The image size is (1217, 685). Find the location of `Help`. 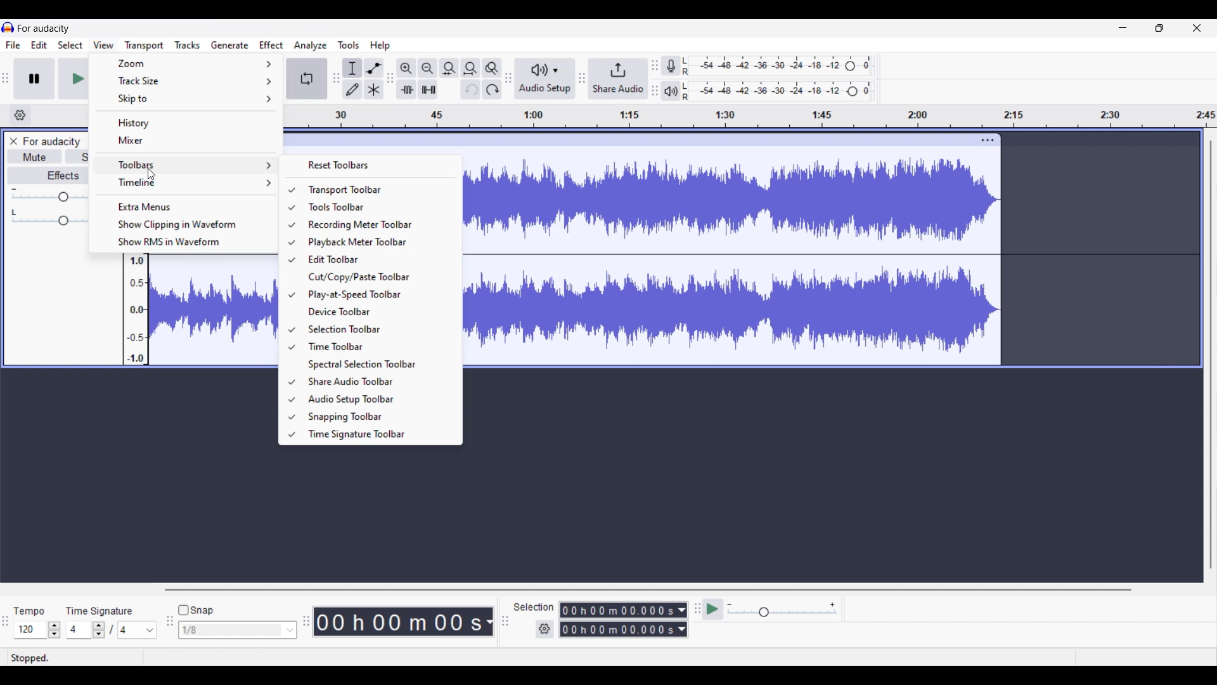

Help is located at coordinates (380, 46).